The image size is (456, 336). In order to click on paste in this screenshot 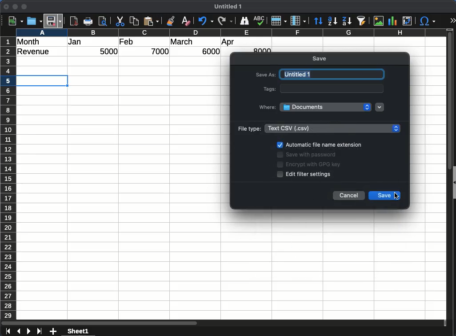, I will do `click(152, 21)`.